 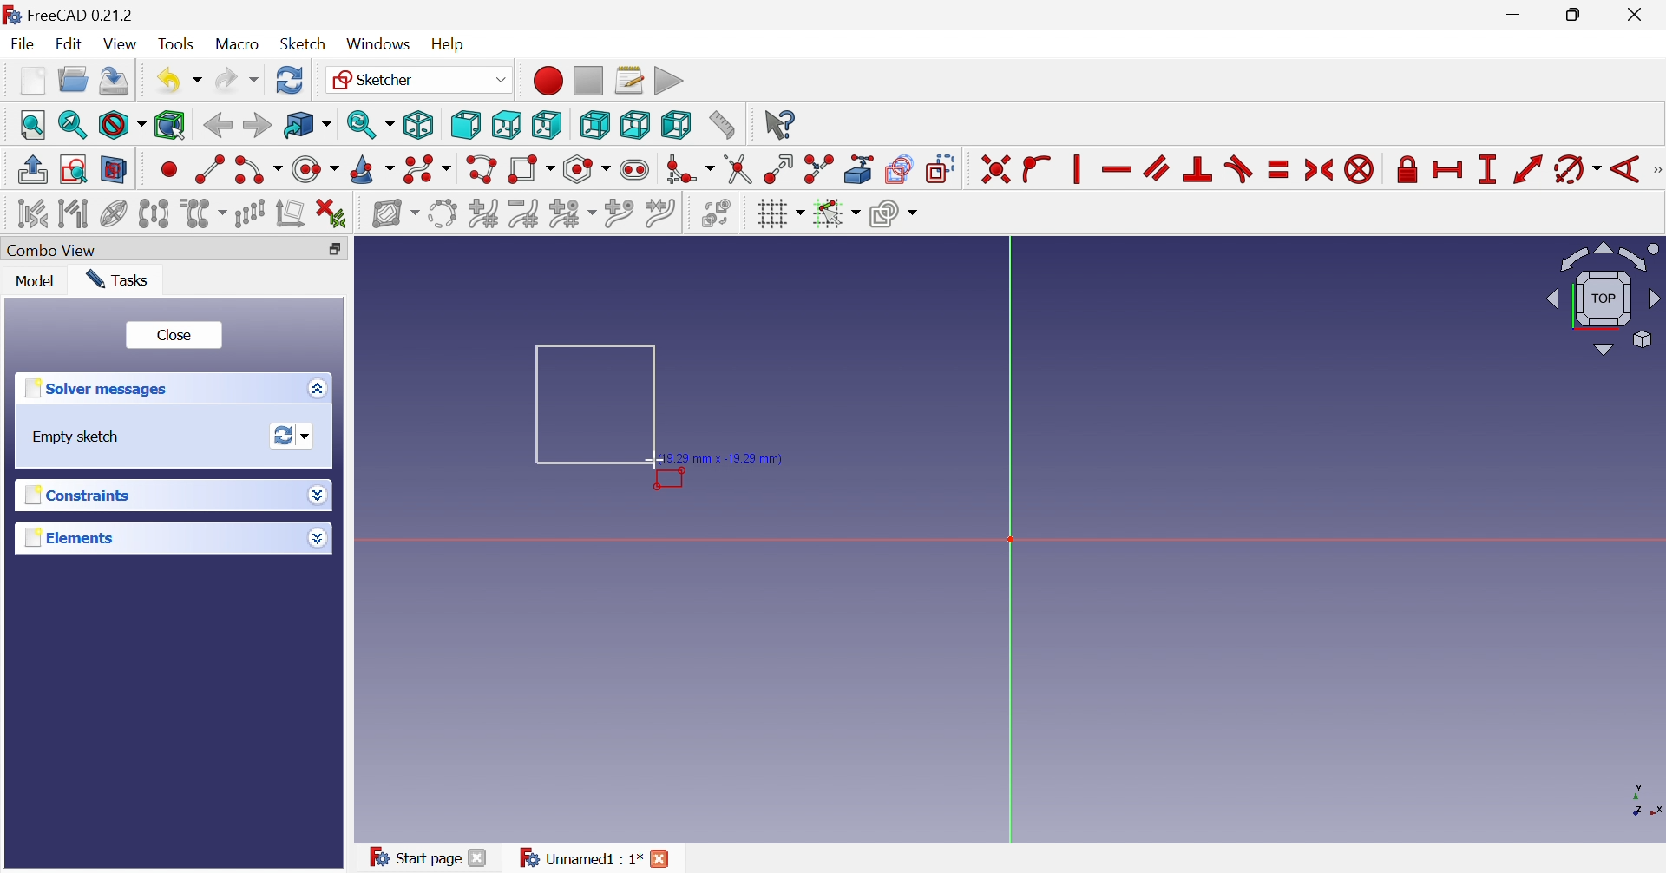 I want to click on Clone, so click(x=203, y=213).